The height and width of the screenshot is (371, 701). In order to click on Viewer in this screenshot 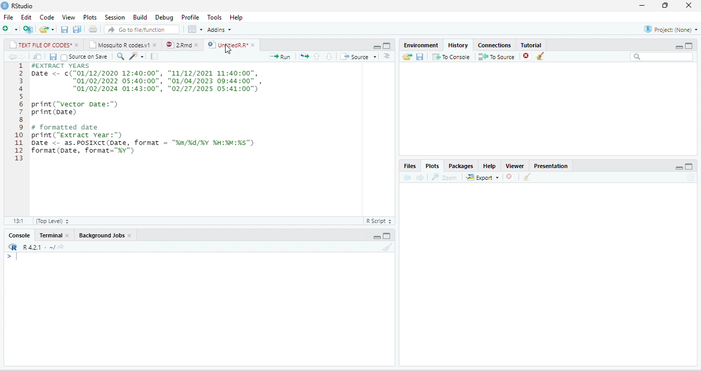, I will do `click(514, 166)`.